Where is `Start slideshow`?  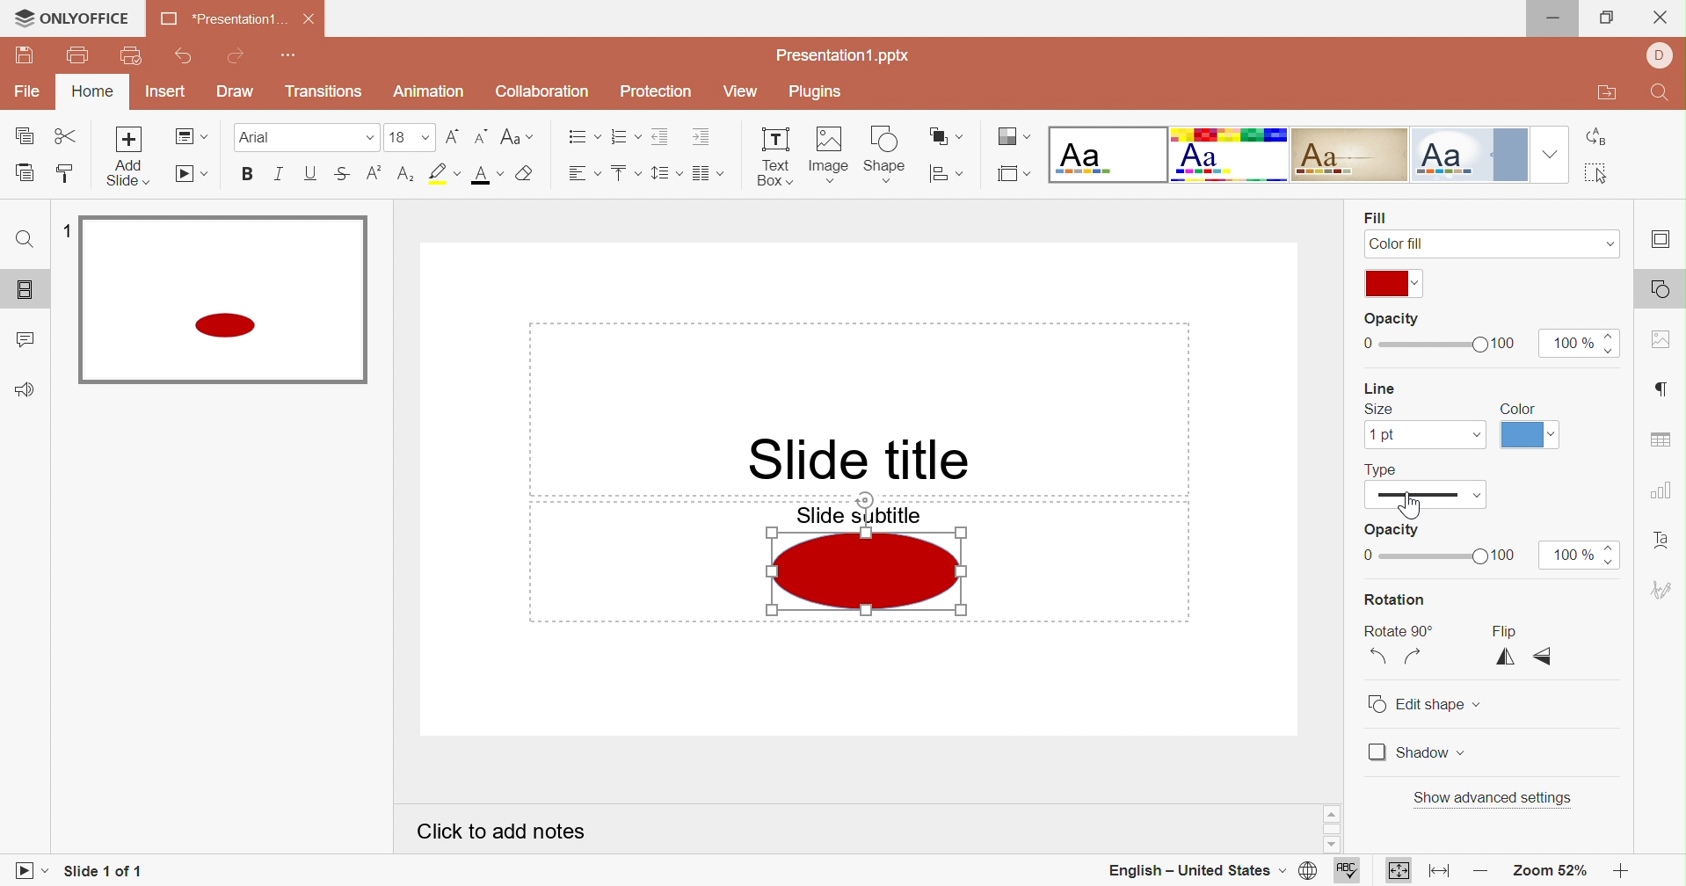
Start slideshow is located at coordinates (194, 175).